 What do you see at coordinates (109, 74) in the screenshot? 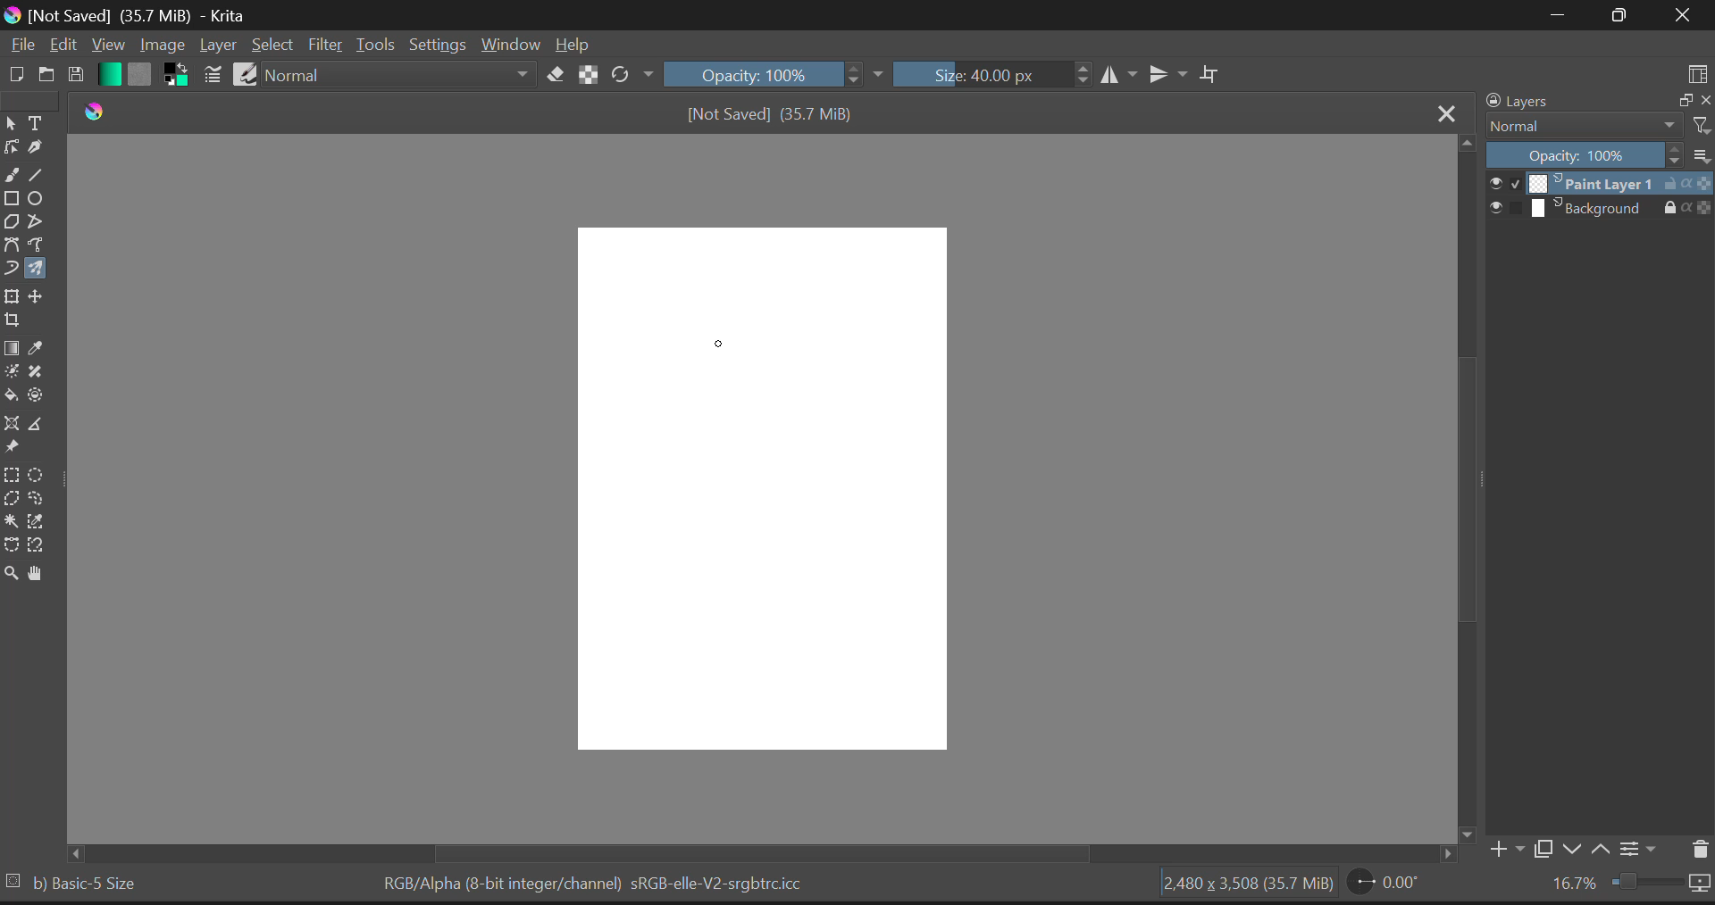
I see `Gradient` at bounding box center [109, 74].